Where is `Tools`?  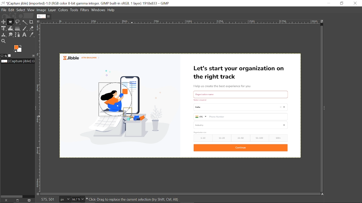
Tools is located at coordinates (75, 10).